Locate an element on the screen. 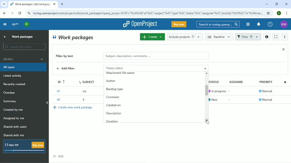 This screenshot has height=163, width=291. Configure view is located at coordinates (286, 82).